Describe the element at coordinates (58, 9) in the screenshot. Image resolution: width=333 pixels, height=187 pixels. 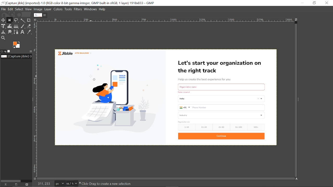
I see `Colors` at that location.